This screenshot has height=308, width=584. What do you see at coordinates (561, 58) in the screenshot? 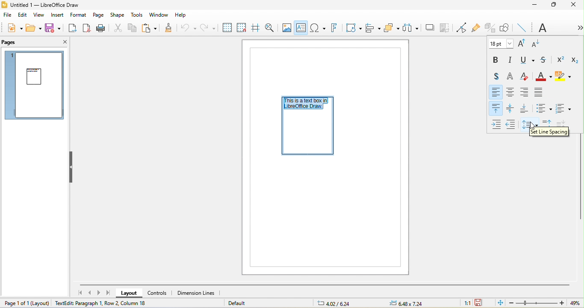
I see `superscript` at bounding box center [561, 58].